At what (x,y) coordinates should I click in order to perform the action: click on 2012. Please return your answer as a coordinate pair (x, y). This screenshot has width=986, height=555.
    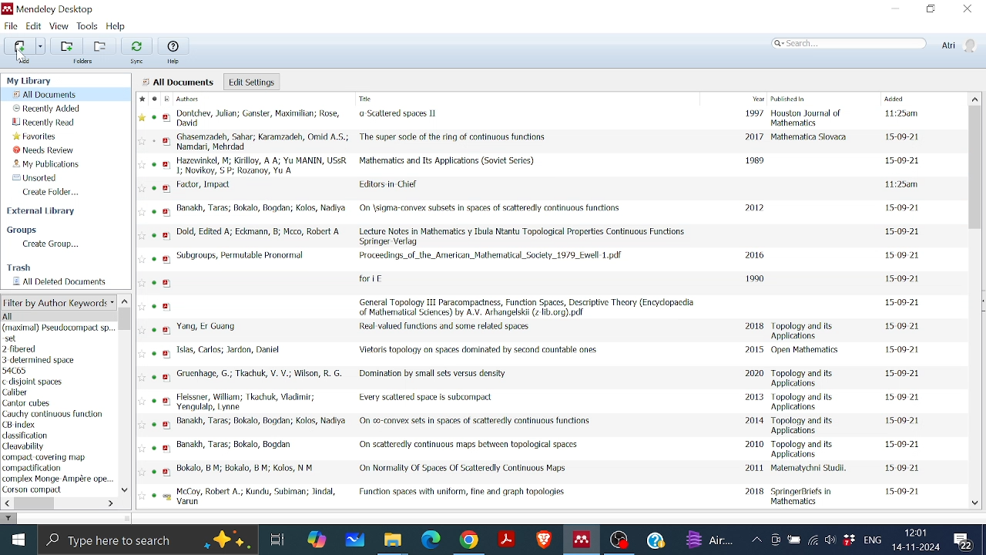
    Looking at the image, I should click on (753, 208).